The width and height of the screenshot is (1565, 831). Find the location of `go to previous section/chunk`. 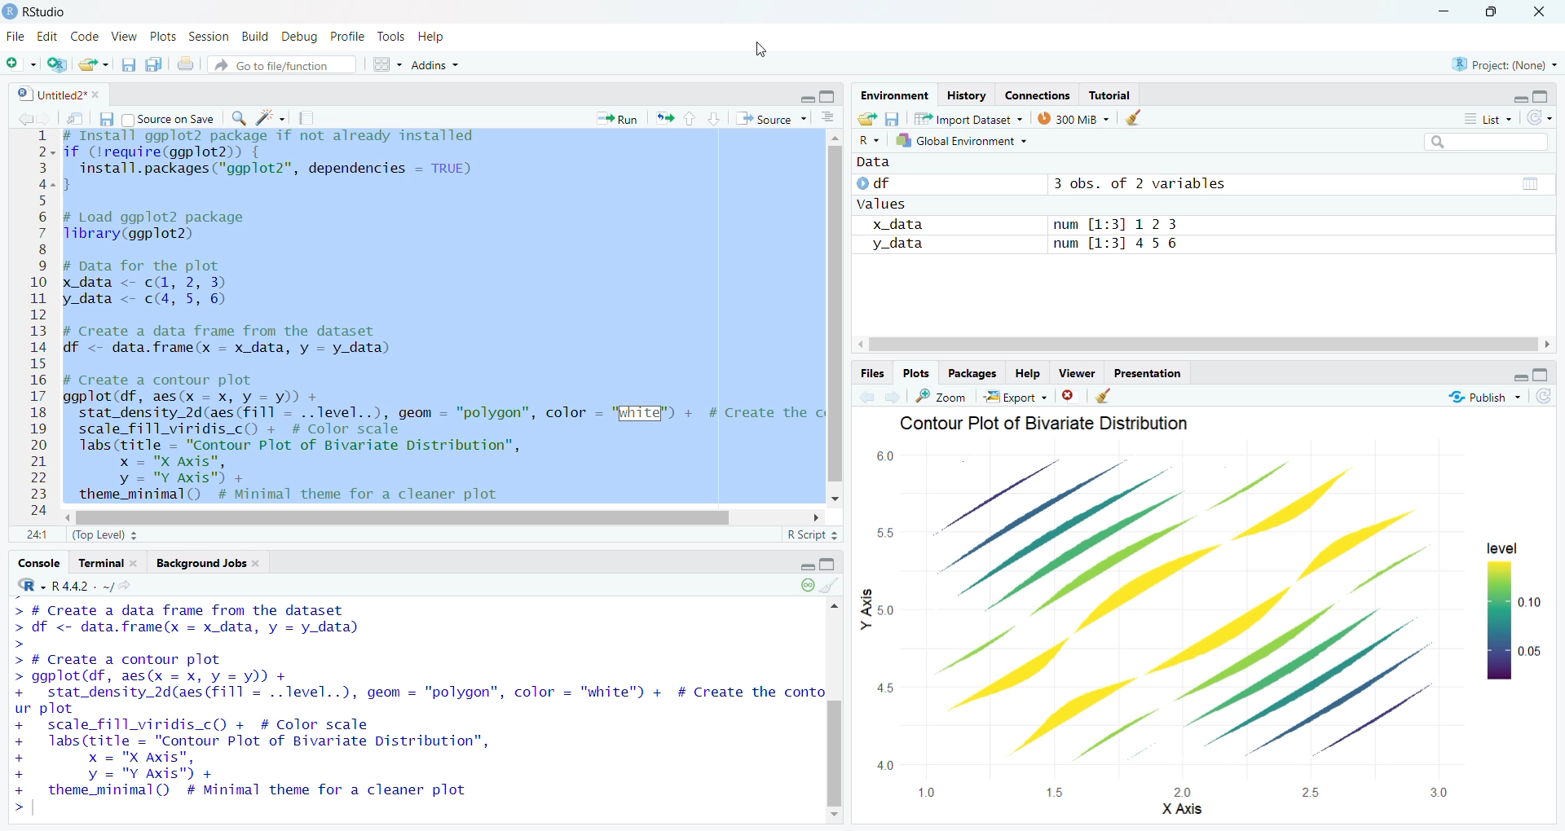

go to previous section/chunk is located at coordinates (689, 118).